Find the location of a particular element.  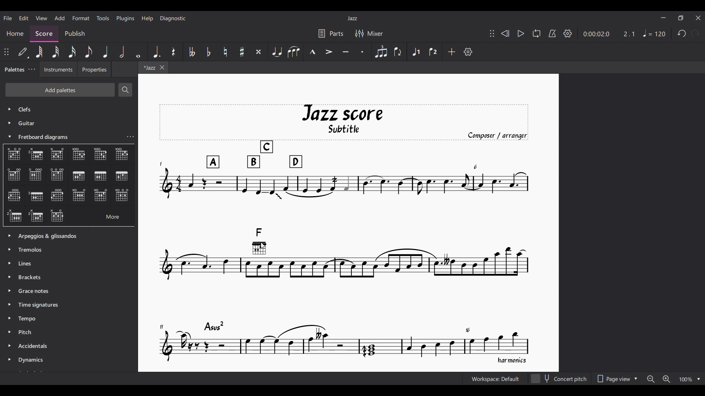

Chart 16 is located at coordinates (101, 195).